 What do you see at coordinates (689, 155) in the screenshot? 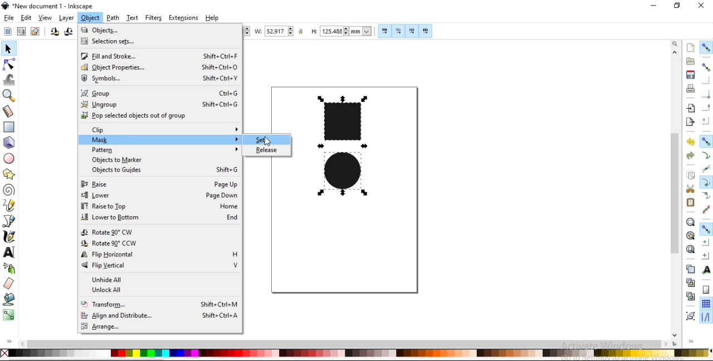
I see `redo` at bounding box center [689, 155].